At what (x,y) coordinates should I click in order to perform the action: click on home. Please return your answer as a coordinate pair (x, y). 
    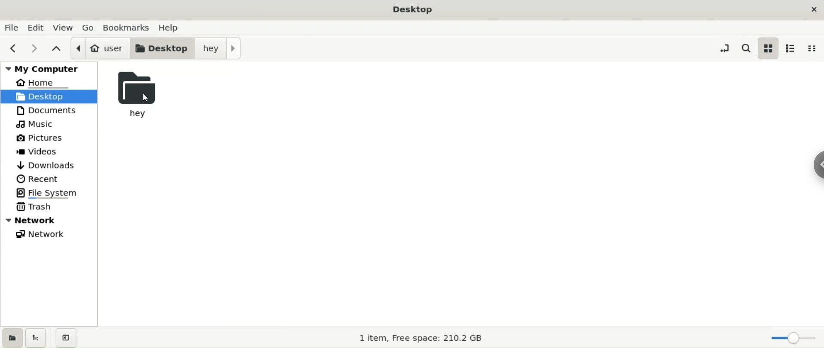
    Looking at the image, I should click on (45, 82).